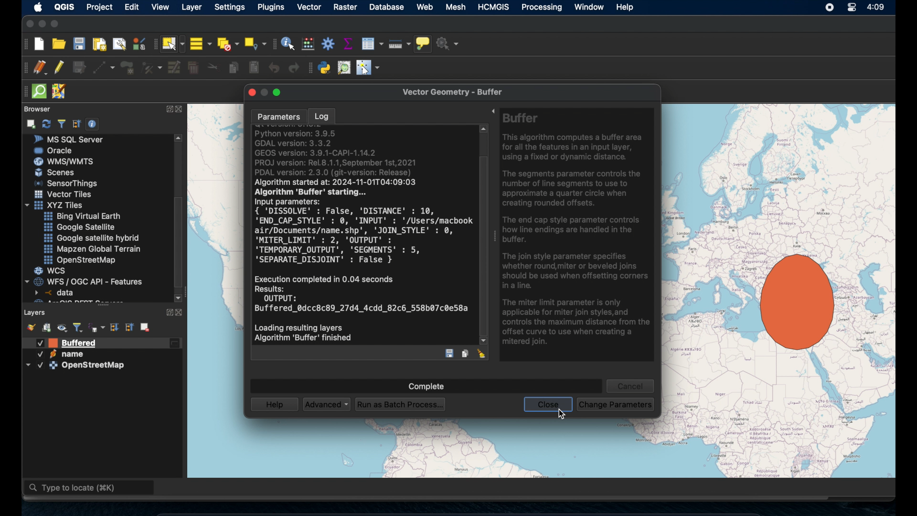  I want to click on layers, so click(35, 312).